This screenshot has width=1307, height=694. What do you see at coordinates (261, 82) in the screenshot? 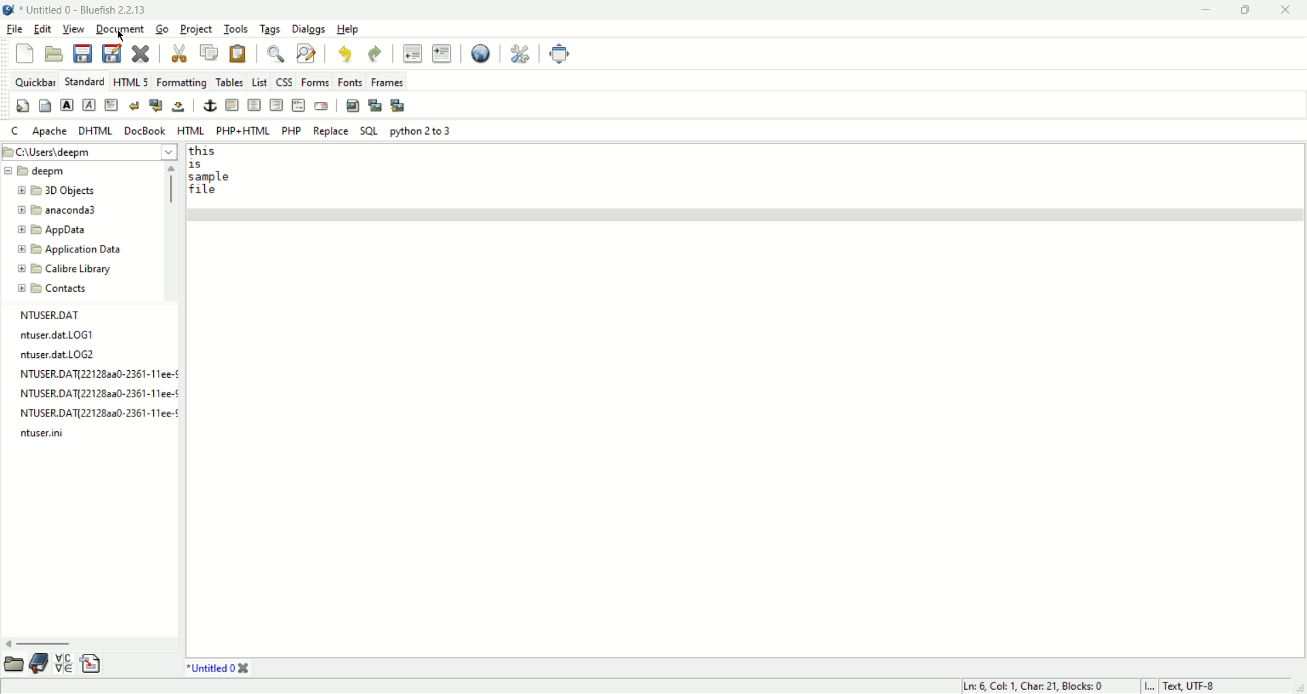
I see `LIST` at bounding box center [261, 82].